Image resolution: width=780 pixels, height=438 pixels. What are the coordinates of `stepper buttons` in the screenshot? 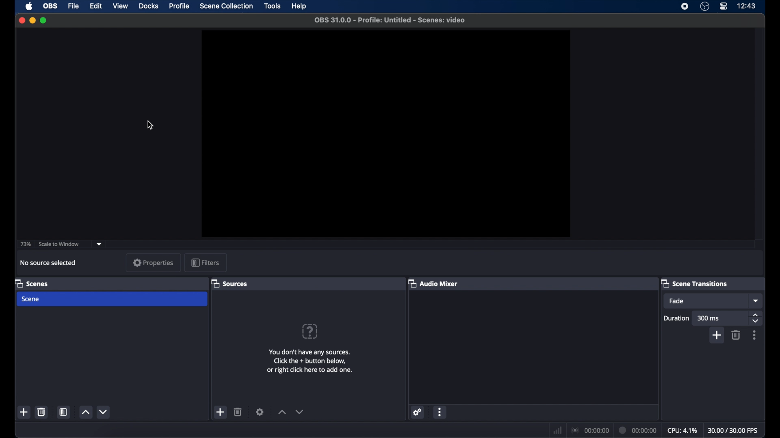 It's located at (753, 318).